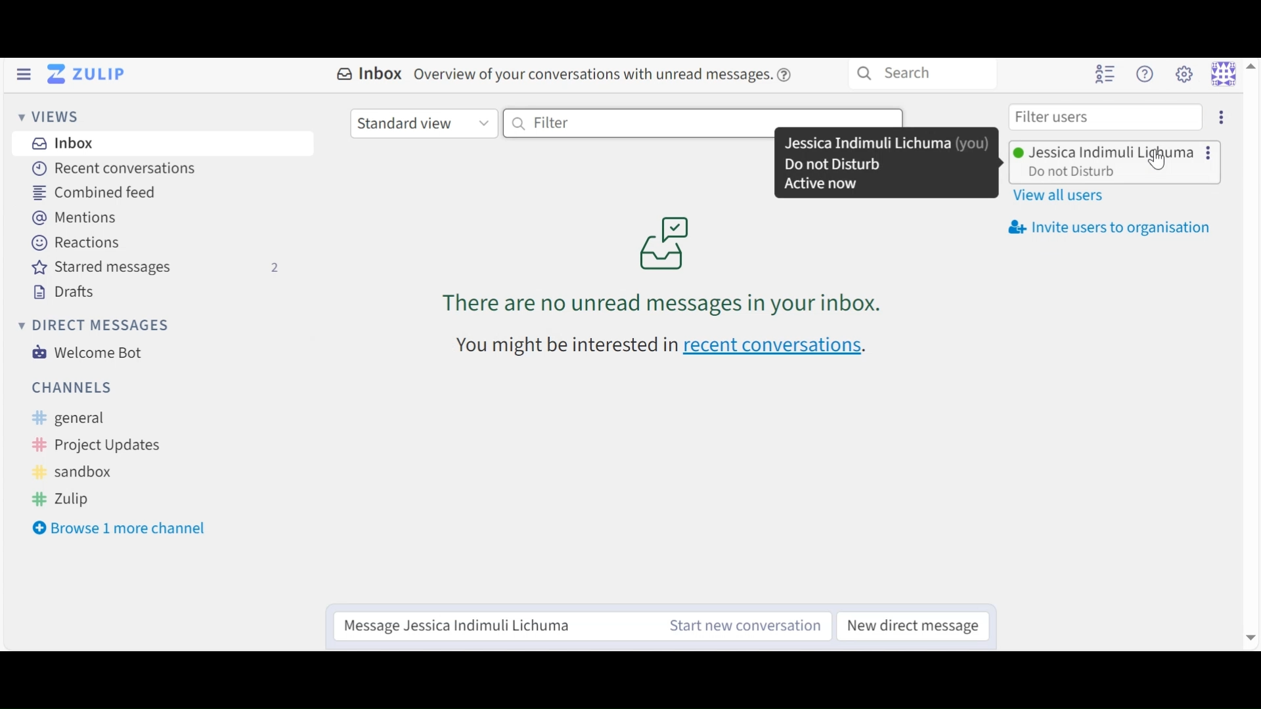 The width and height of the screenshot is (1261, 709). I want to click on Filter by text, so click(702, 121).